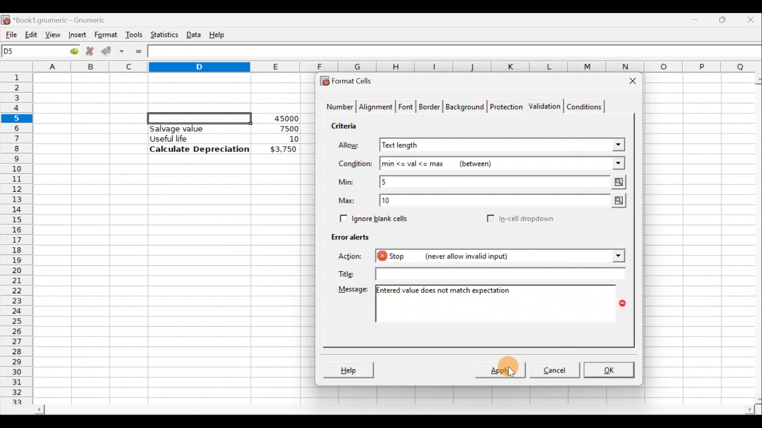  Describe the element at coordinates (457, 52) in the screenshot. I see `Formula bar` at that location.